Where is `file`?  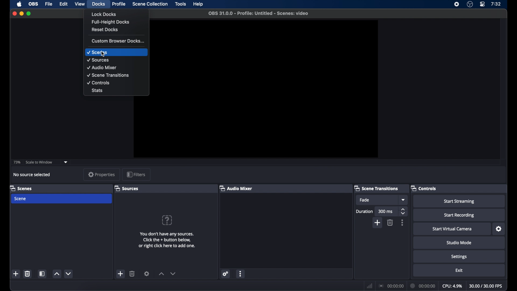 file is located at coordinates (49, 4).